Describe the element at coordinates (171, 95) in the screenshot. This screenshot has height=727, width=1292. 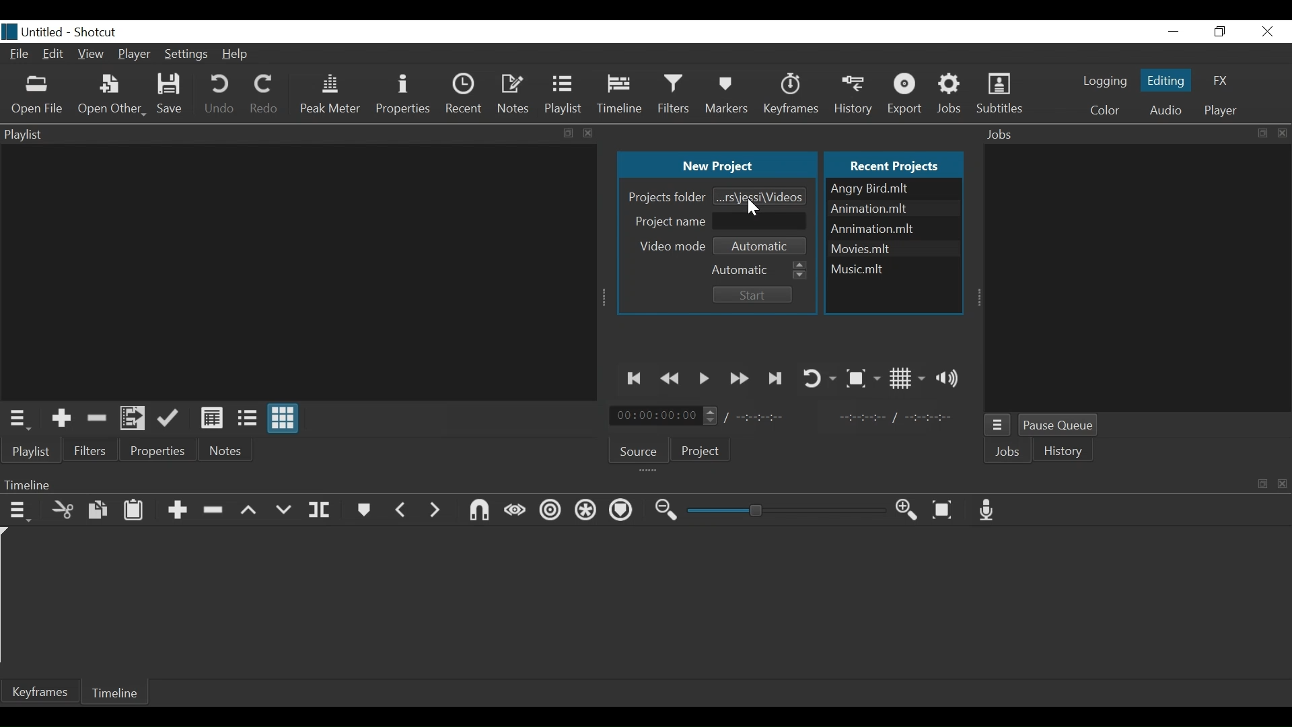
I see `Save` at that location.